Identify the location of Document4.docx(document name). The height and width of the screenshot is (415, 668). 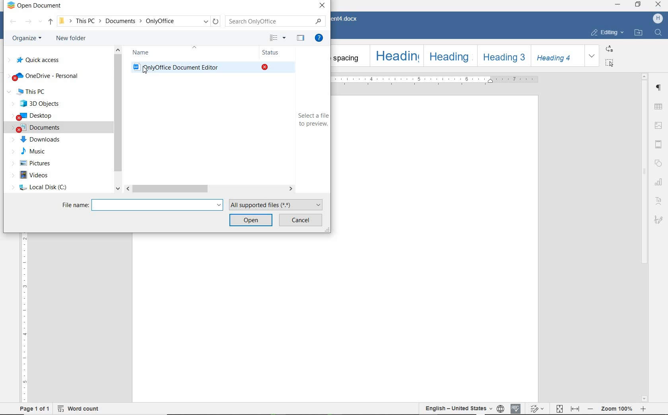
(348, 19).